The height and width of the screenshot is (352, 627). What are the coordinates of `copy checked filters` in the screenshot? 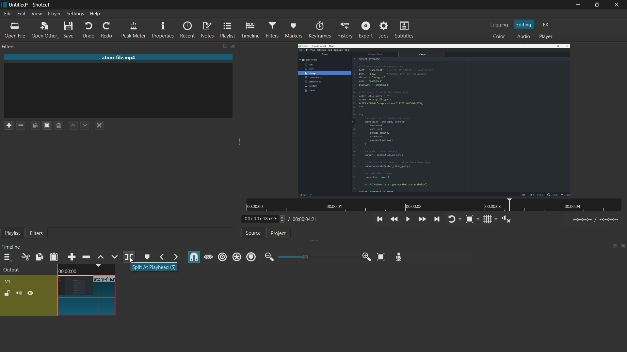 It's located at (34, 125).